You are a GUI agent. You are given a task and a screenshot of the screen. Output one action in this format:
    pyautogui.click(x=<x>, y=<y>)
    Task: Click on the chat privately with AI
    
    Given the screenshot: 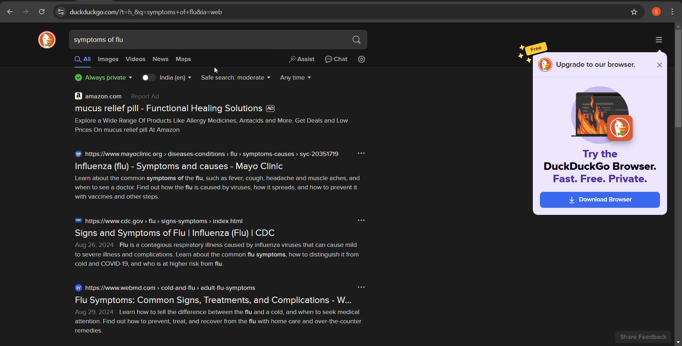 What is the action you would take?
    pyautogui.click(x=337, y=60)
    